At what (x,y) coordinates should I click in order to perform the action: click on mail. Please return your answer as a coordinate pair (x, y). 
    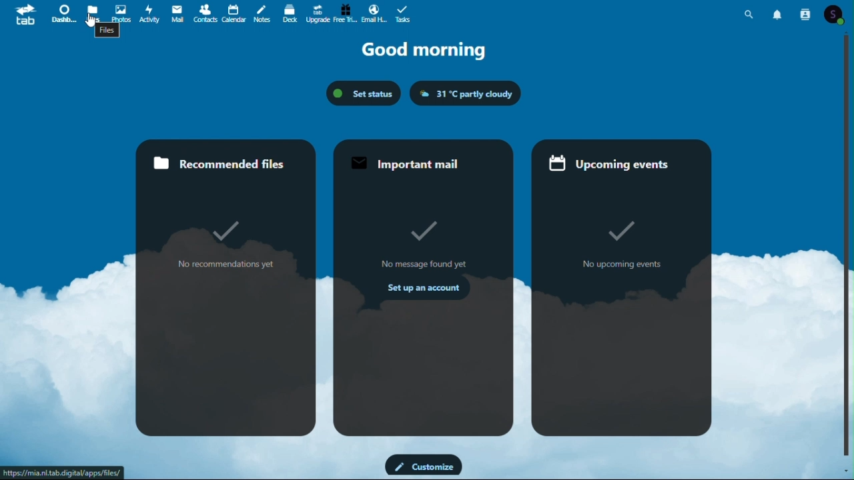
    Looking at the image, I should click on (179, 13).